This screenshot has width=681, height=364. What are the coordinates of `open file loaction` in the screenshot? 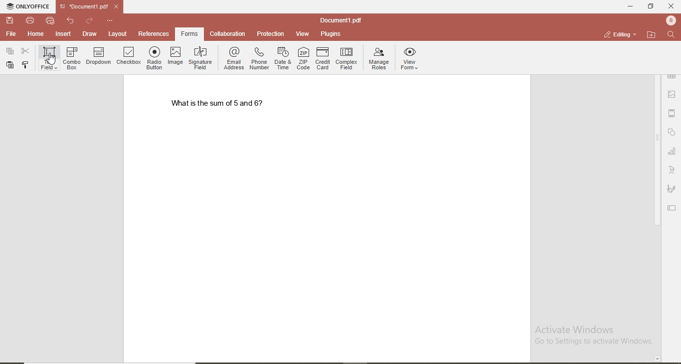 It's located at (649, 34).